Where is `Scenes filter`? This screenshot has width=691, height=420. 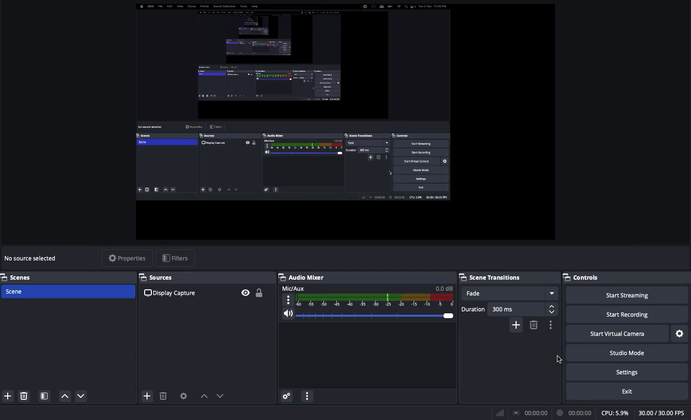 Scenes filter is located at coordinates (45, 396).